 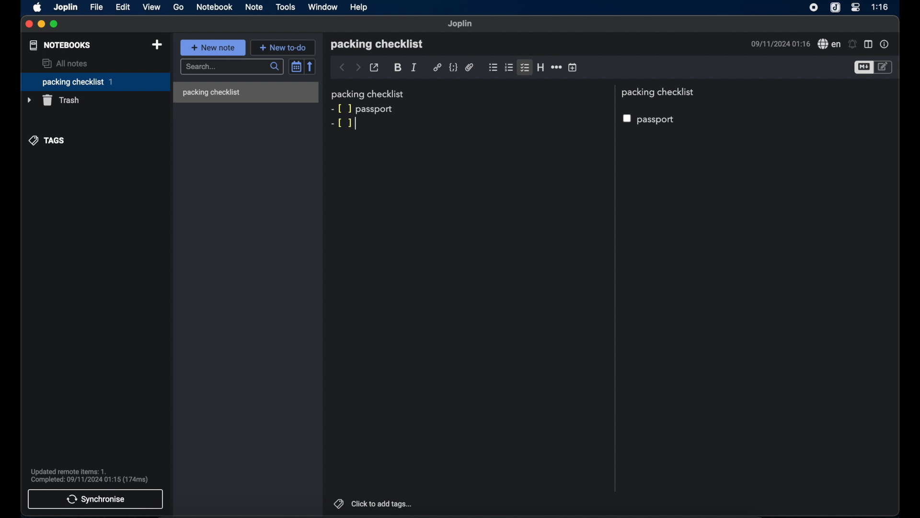 I want to click on markdown syntax, so click(x=341, y=108).